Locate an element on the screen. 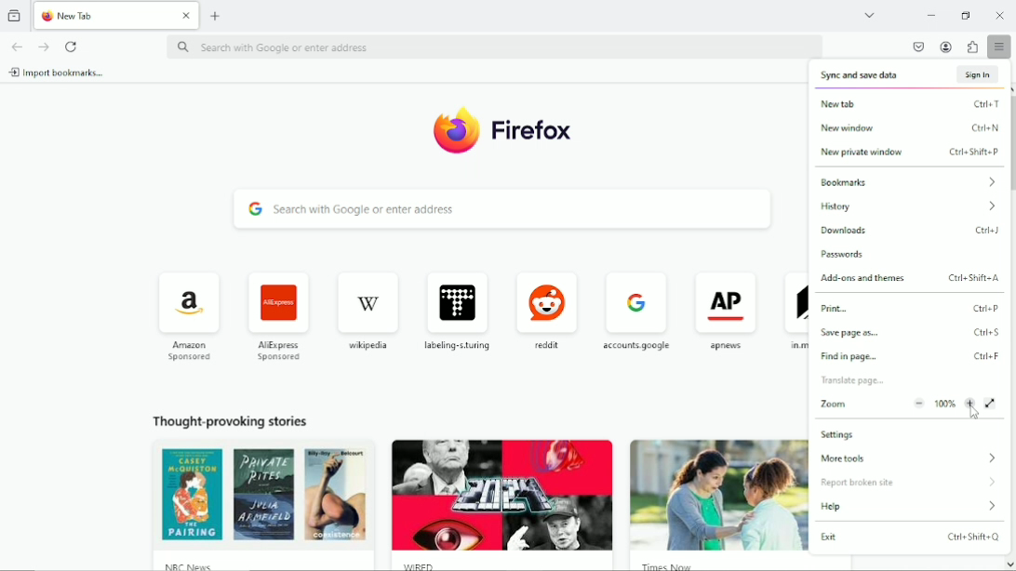  passwords is located at coordinates (842, 254).